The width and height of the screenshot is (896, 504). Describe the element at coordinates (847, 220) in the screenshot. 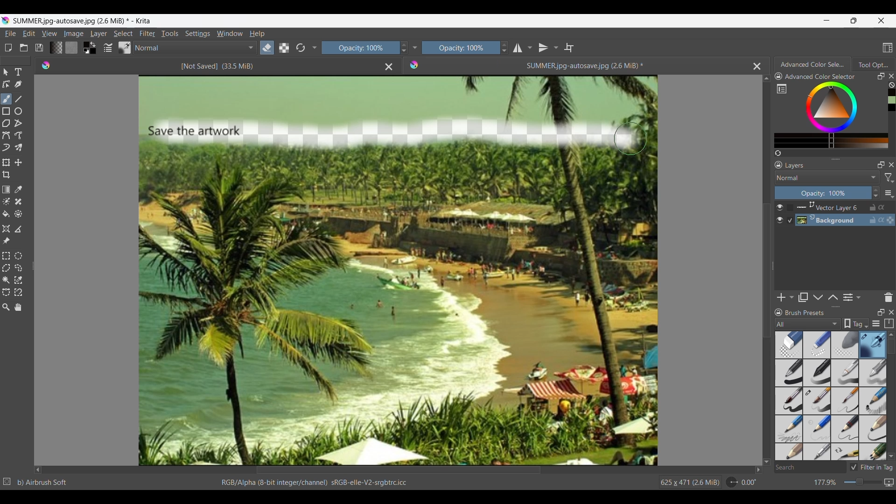

I see `Background` at that location.